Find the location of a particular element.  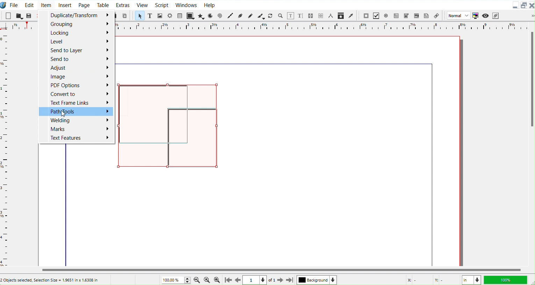

Current Zoom level is located at coordinates (177, 280).